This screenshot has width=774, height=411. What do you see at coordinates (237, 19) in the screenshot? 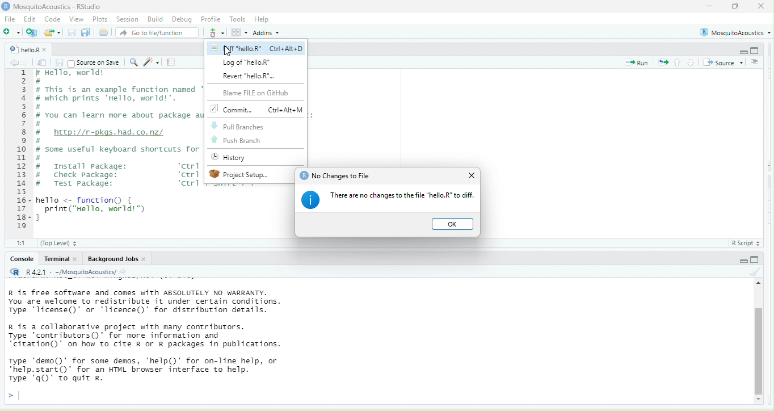
I see `Tools` at bounding box center [237, 19].